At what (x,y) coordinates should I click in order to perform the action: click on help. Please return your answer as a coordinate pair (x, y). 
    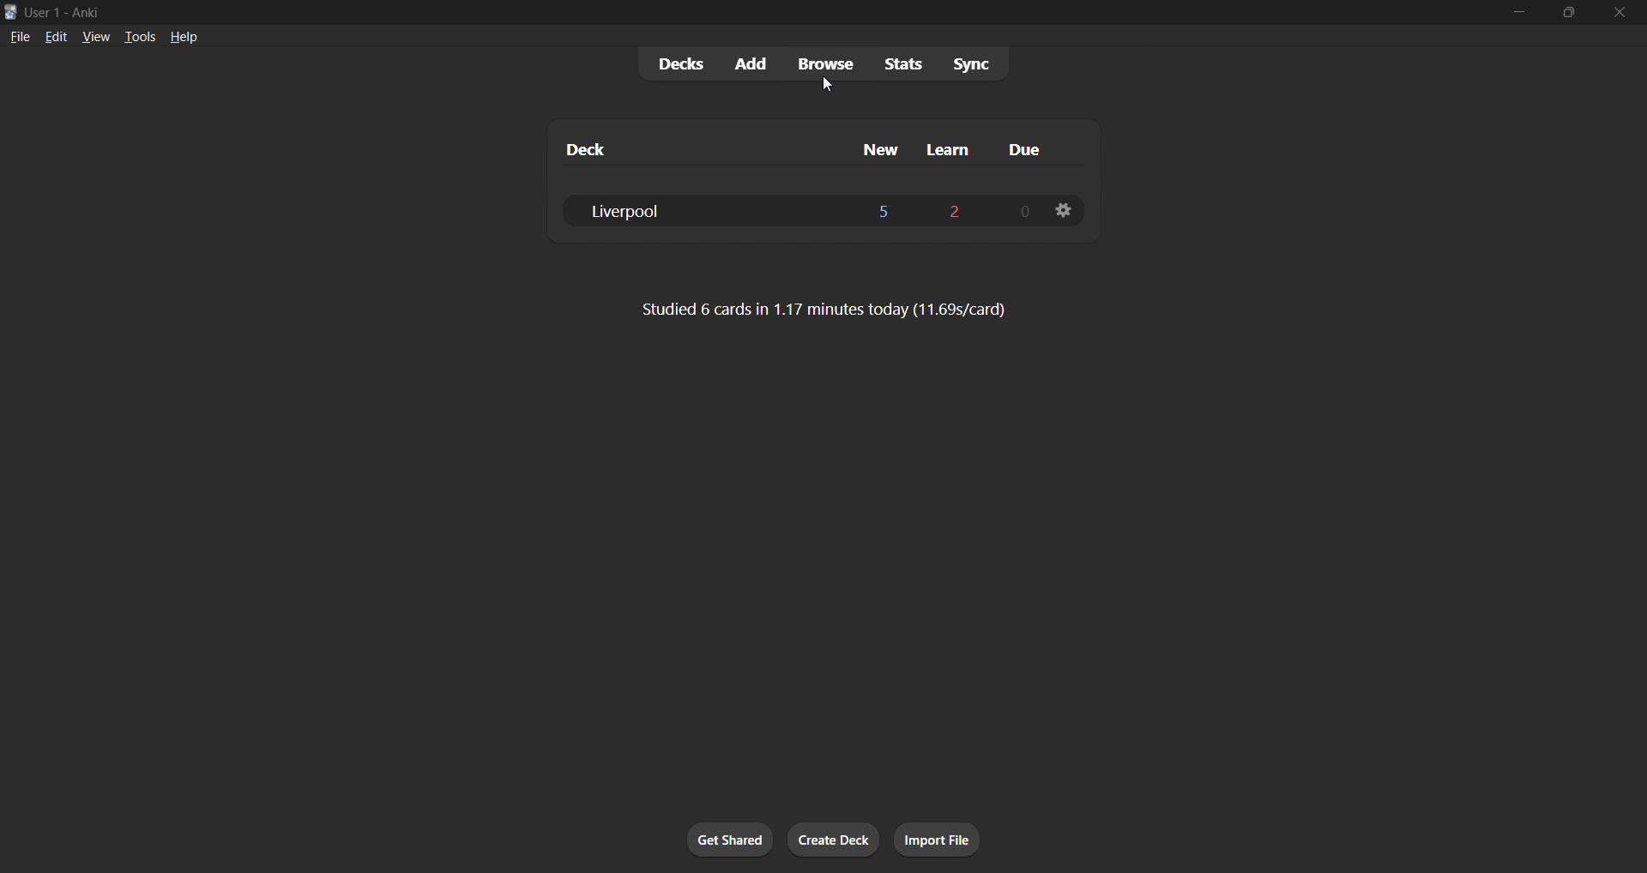
    Looking at the image, I should click on (182, 35).